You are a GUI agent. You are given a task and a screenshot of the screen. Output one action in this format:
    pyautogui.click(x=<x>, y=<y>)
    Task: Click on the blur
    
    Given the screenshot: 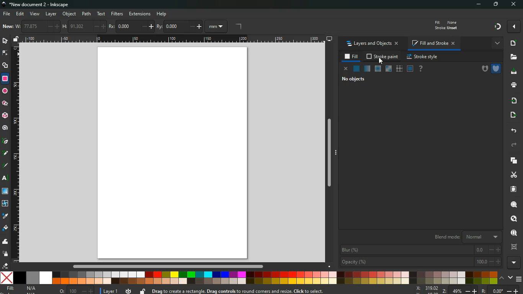 What is the action you would take?
    pyautogui.click(x=419, y=250)
    